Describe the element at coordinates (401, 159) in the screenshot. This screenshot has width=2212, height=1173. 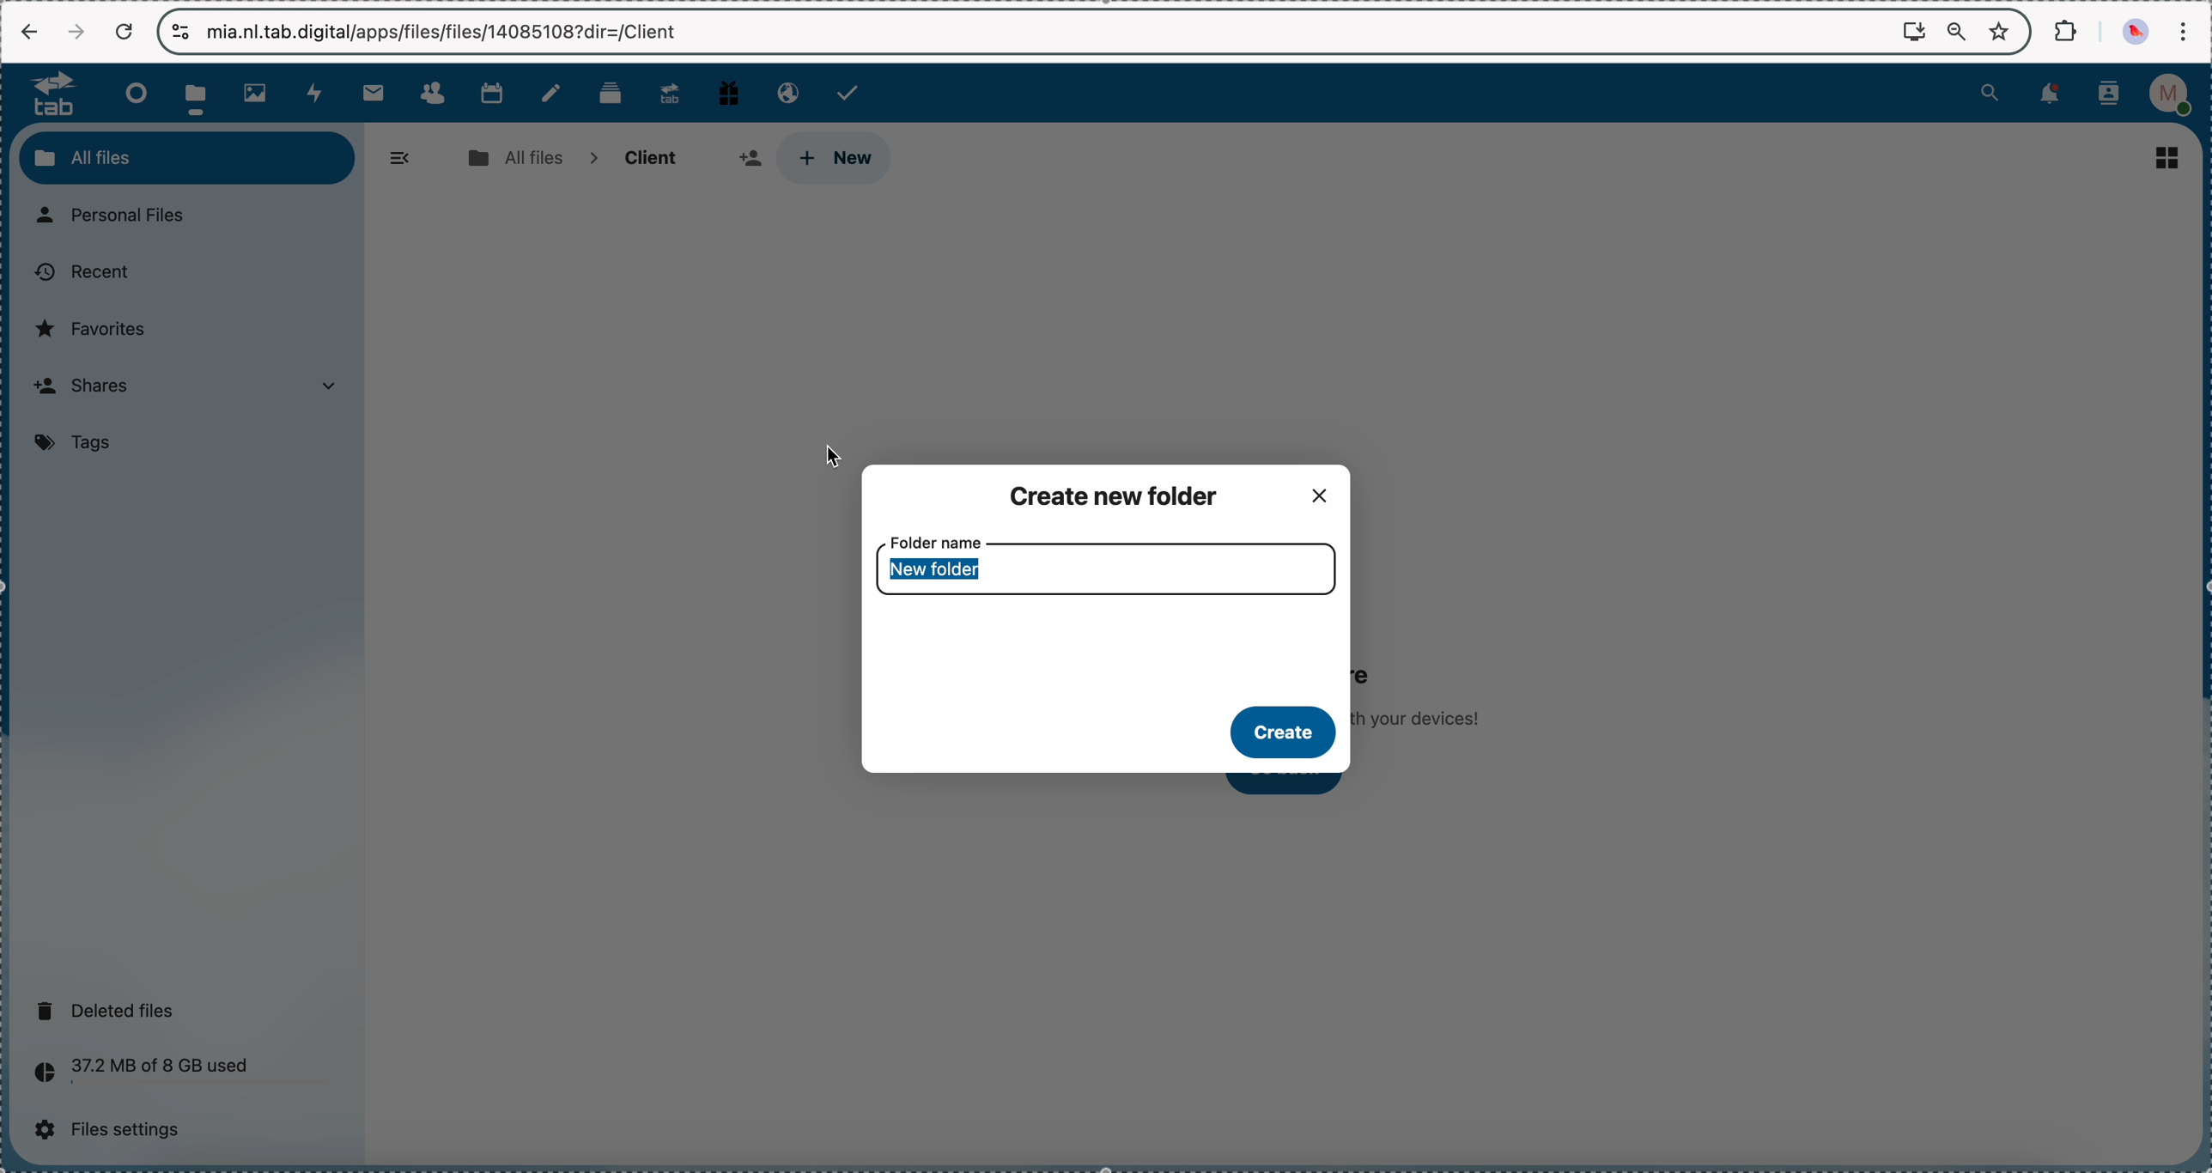
I see `hide menu` at that location.